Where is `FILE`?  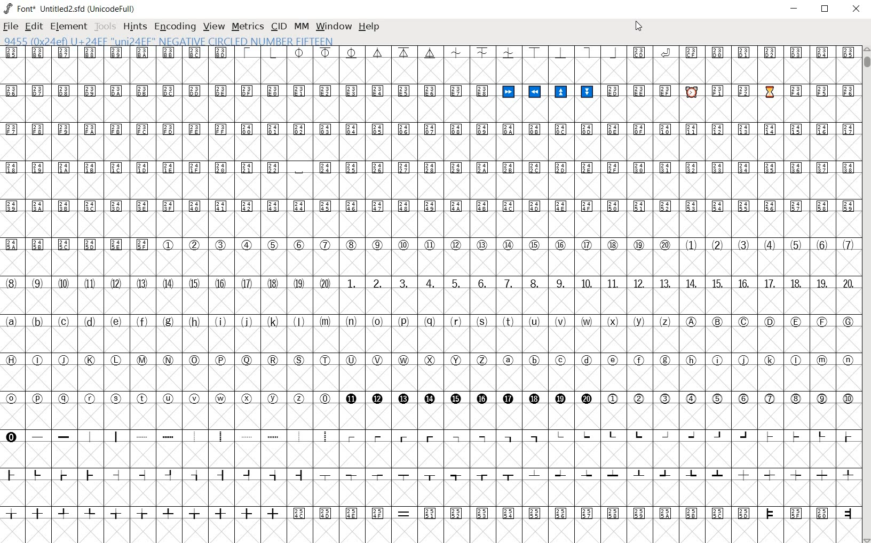
FILE is located at coordinates (11, 26).